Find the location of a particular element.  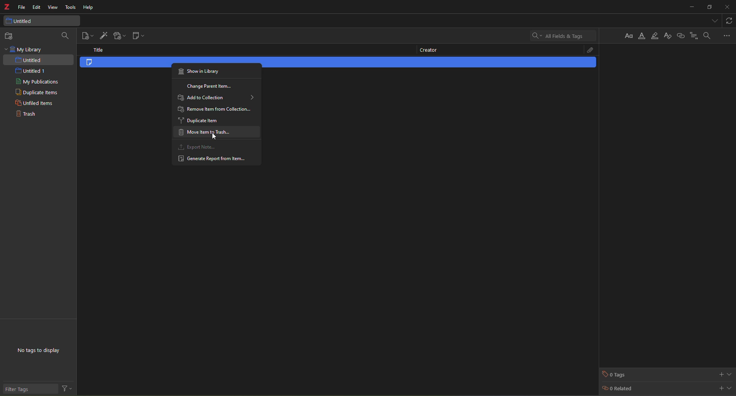

trash is located at coordinates (25, 115).